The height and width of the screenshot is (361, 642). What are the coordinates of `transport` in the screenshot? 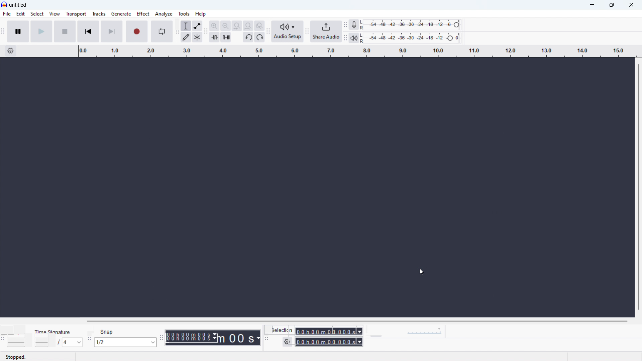 It's located at (76, 14).